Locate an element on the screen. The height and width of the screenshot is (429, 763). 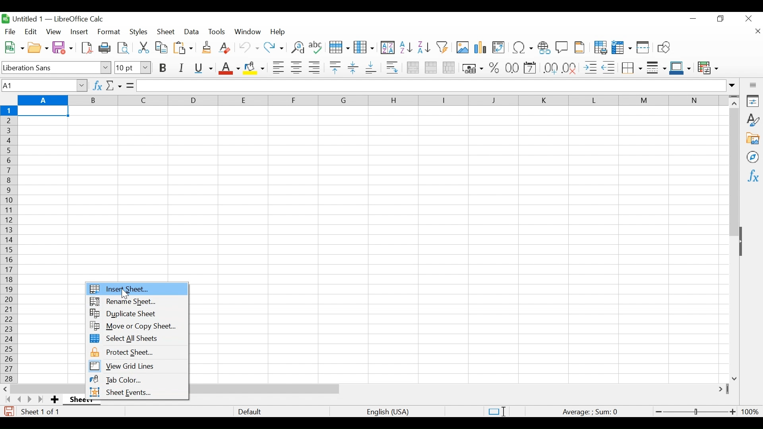
Align Top is located at coordinates (335, 68).